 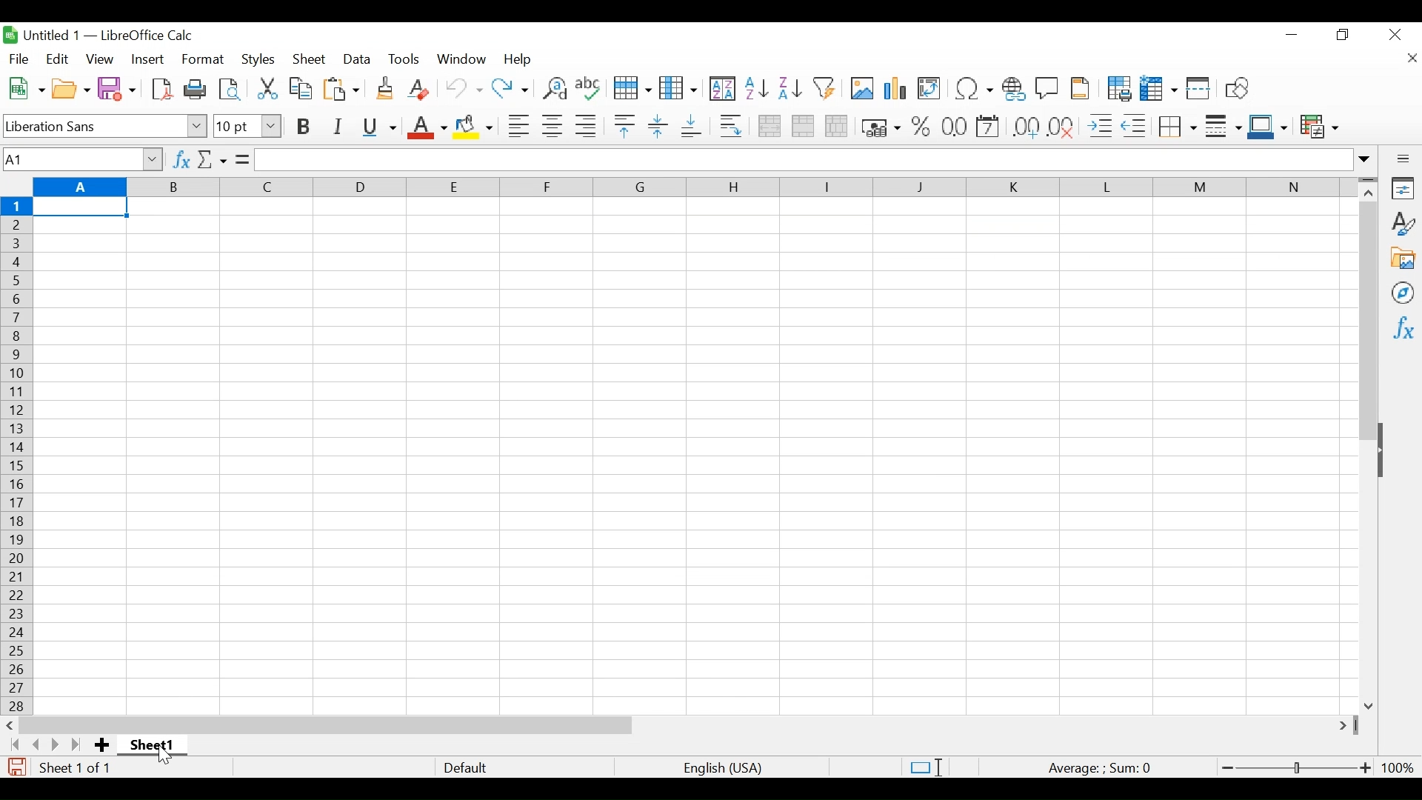 What do you see at coordinates (1236, 89) in the screenshot?
I see `Insert Shapes` at bounding box center [1236, 89].